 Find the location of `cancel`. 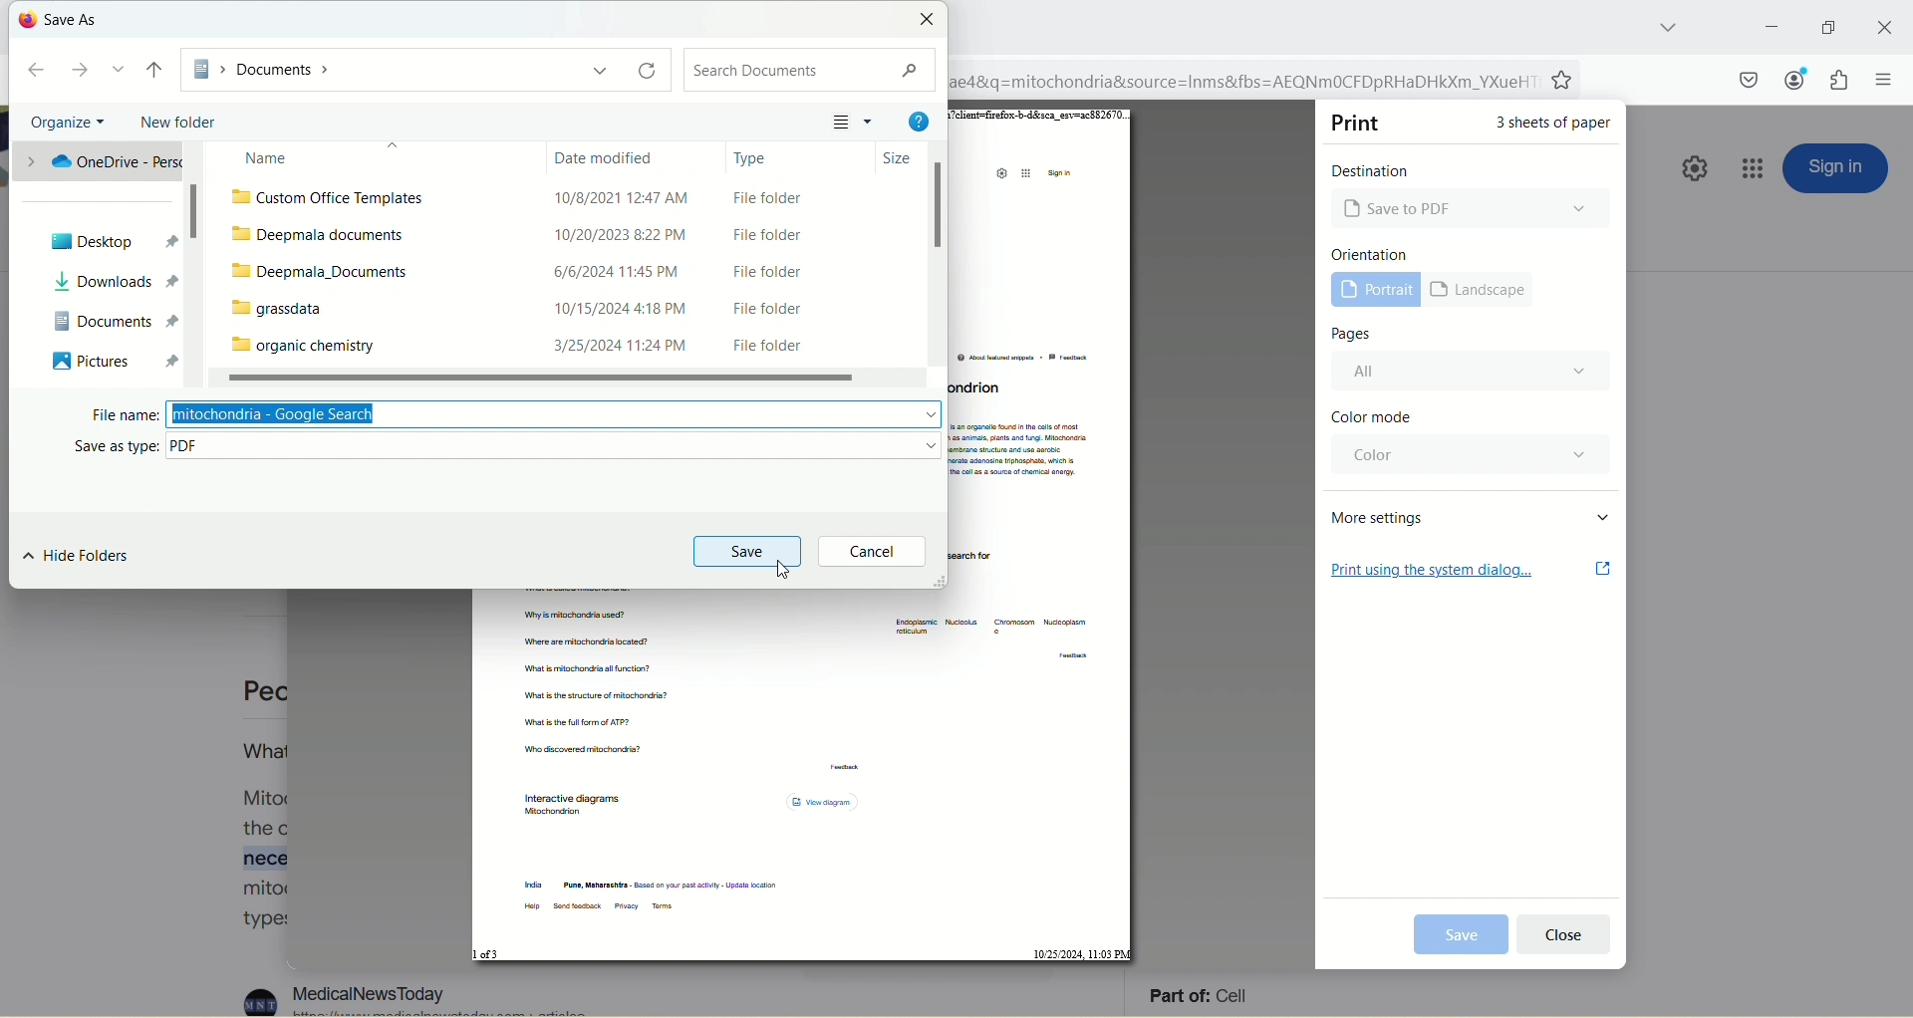

cancel is located at coordinates (1563, 936).